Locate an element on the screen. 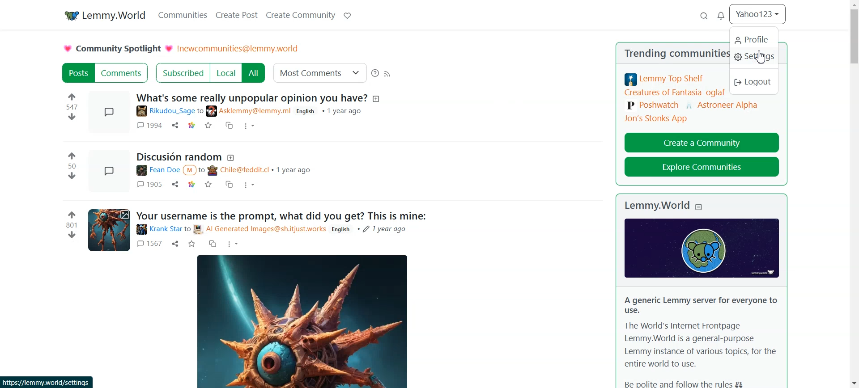 Image resolution: width=859 pixels, height=388 pixels. Communities is located at coordinates (182, 14).